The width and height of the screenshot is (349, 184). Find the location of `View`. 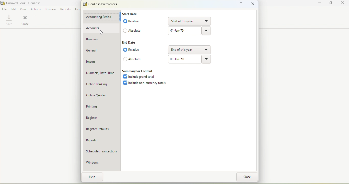

View is located at coordinates (24, 9).